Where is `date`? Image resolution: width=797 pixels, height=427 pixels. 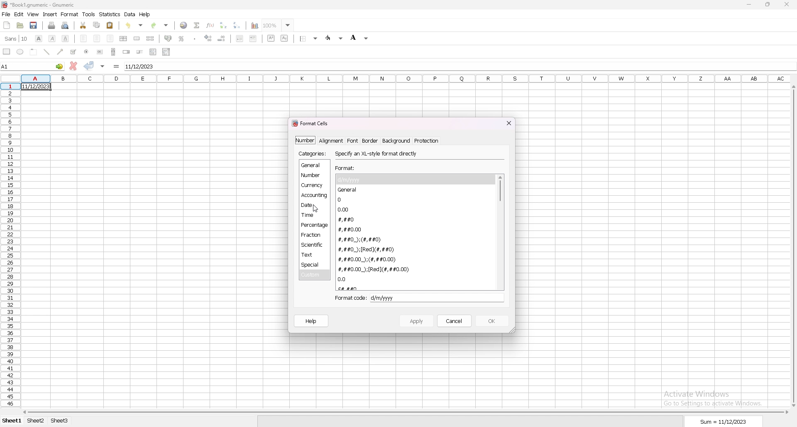
date is located at coordinates (313, 205).